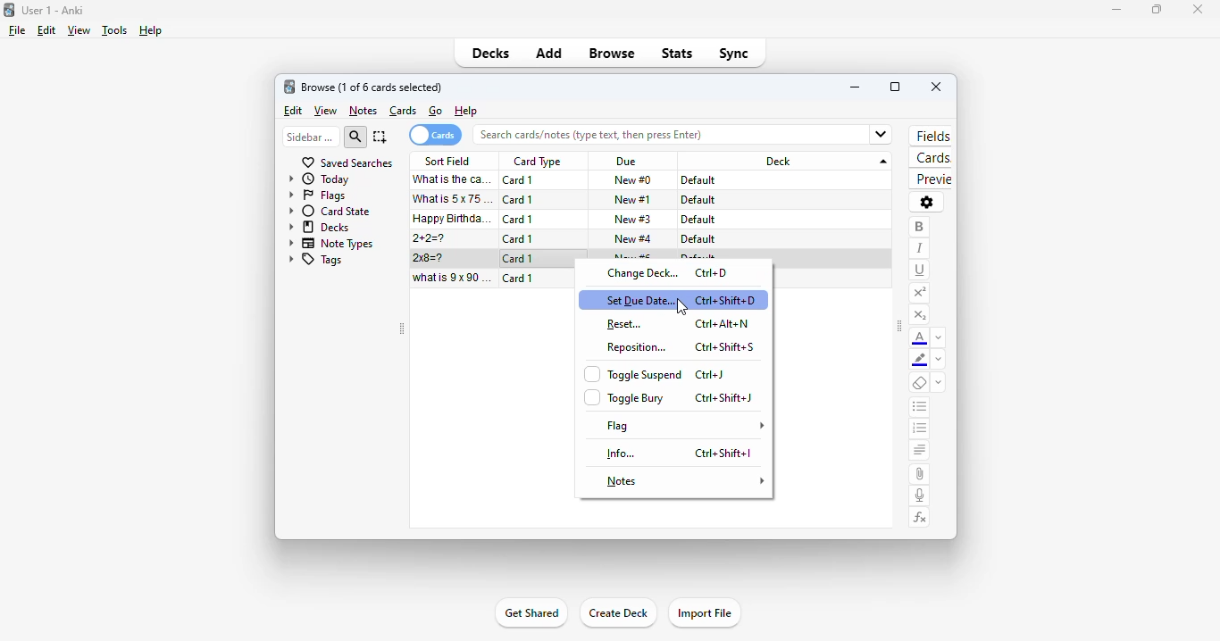 This screenshot has width=1220, height=641. Describe the element at coordinates (698, 239) in the screenshot. I see `default` at that location.